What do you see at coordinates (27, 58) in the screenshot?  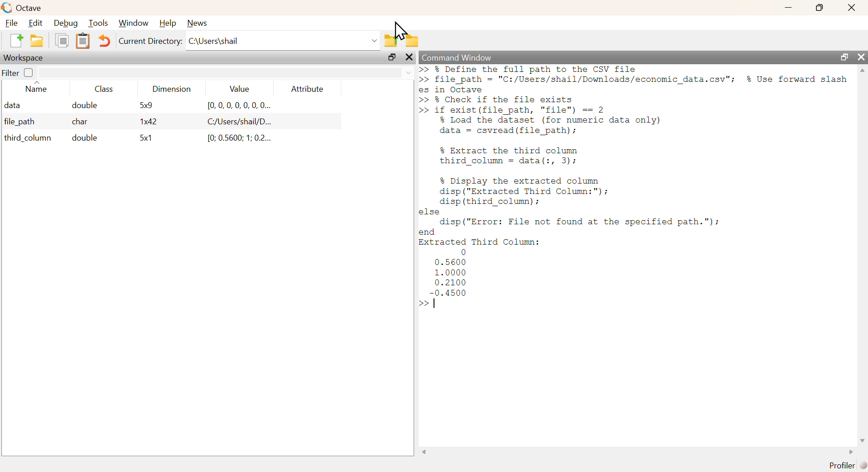 I see `workspace` at bounding box center [27, 58].